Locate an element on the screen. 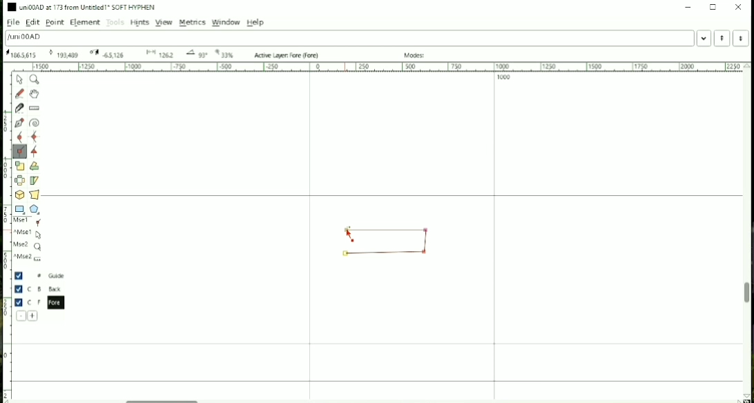  Delete the current layer is located at coordinates (21, 316).